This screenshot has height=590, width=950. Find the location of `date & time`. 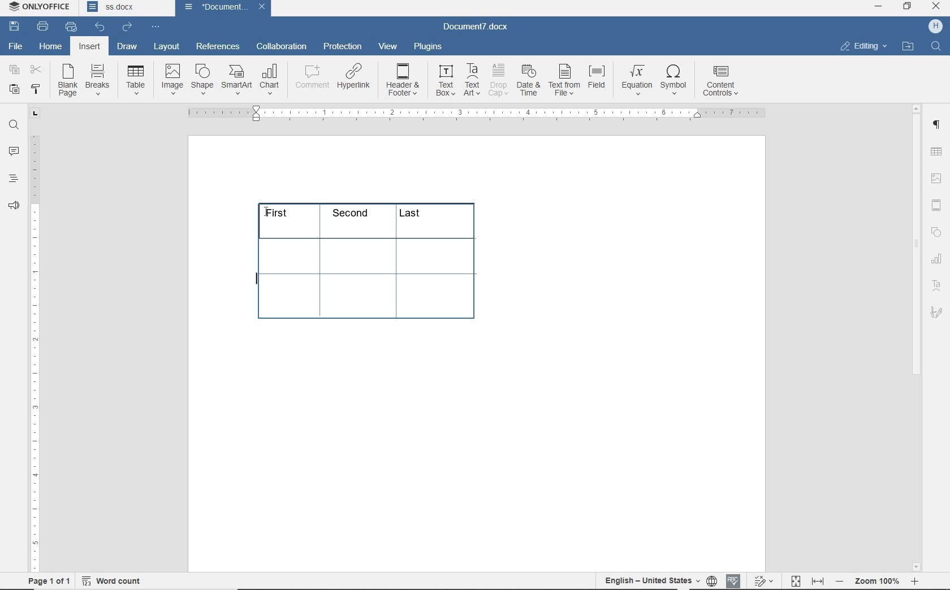

date & time is located at coordinates (529, 81).